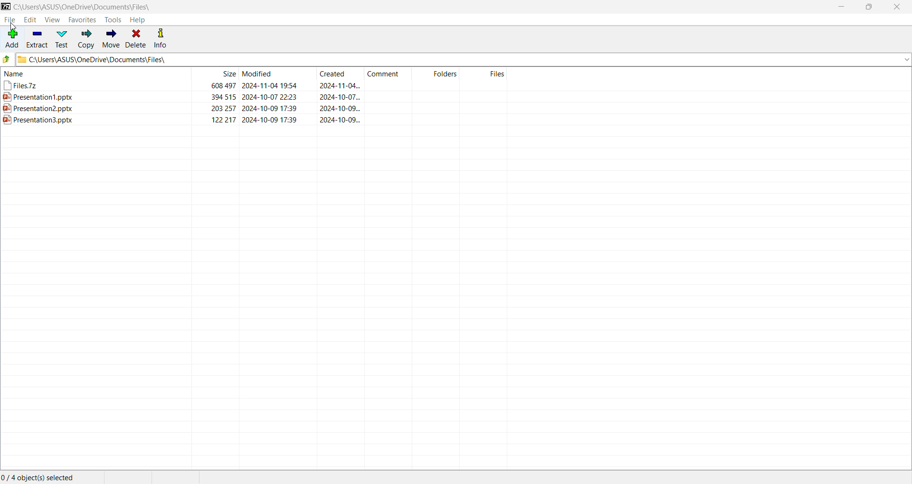  Describe the element at coordinates (86, 40) in the screenshot. I see `Copy` at that location.